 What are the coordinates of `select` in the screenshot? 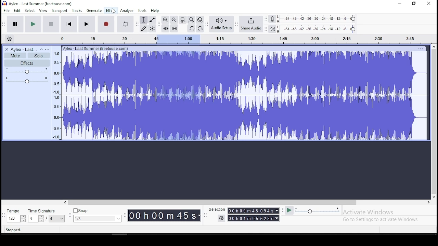 It's located at (30, 11).